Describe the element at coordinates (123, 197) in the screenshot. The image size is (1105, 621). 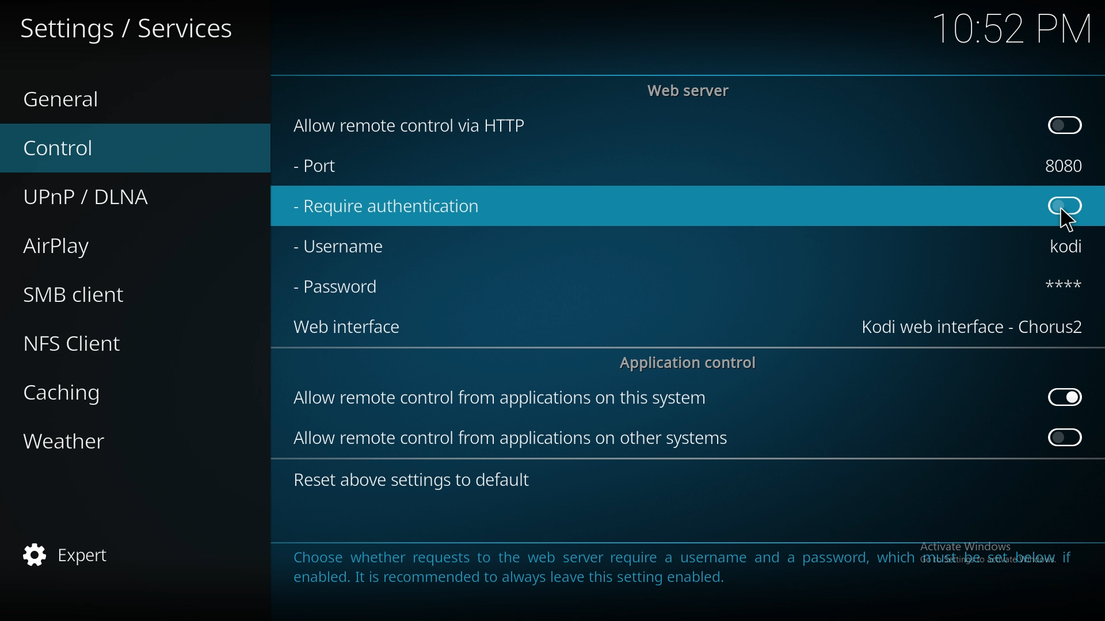
I see `upnp/dlna` at that location.